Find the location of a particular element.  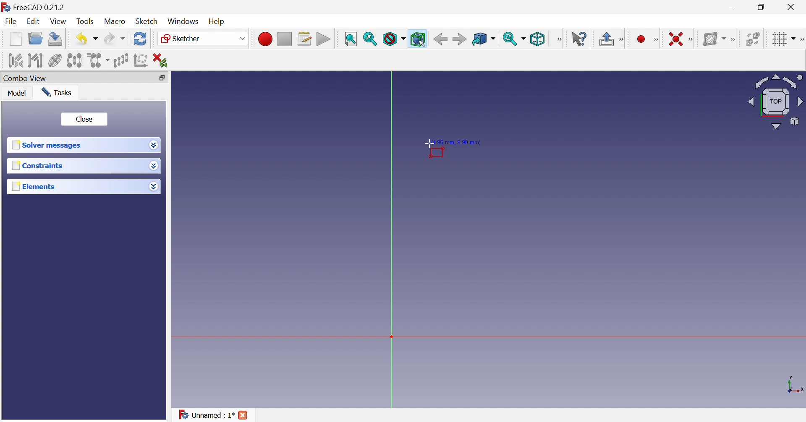

Drop down is located at coordinates (154, 166).